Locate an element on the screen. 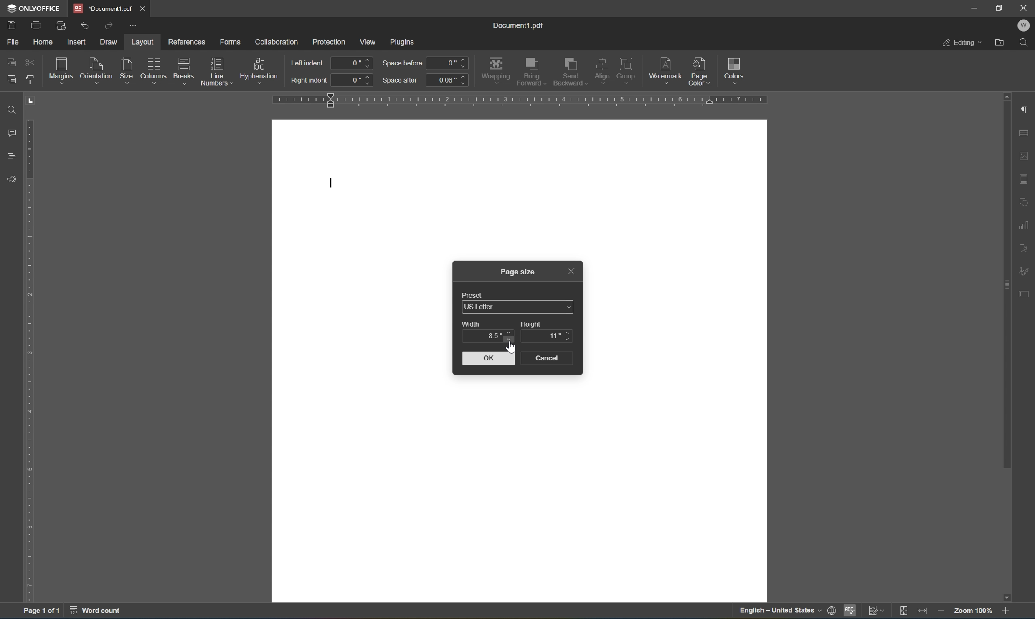  print is located at coordinates (36, 24).